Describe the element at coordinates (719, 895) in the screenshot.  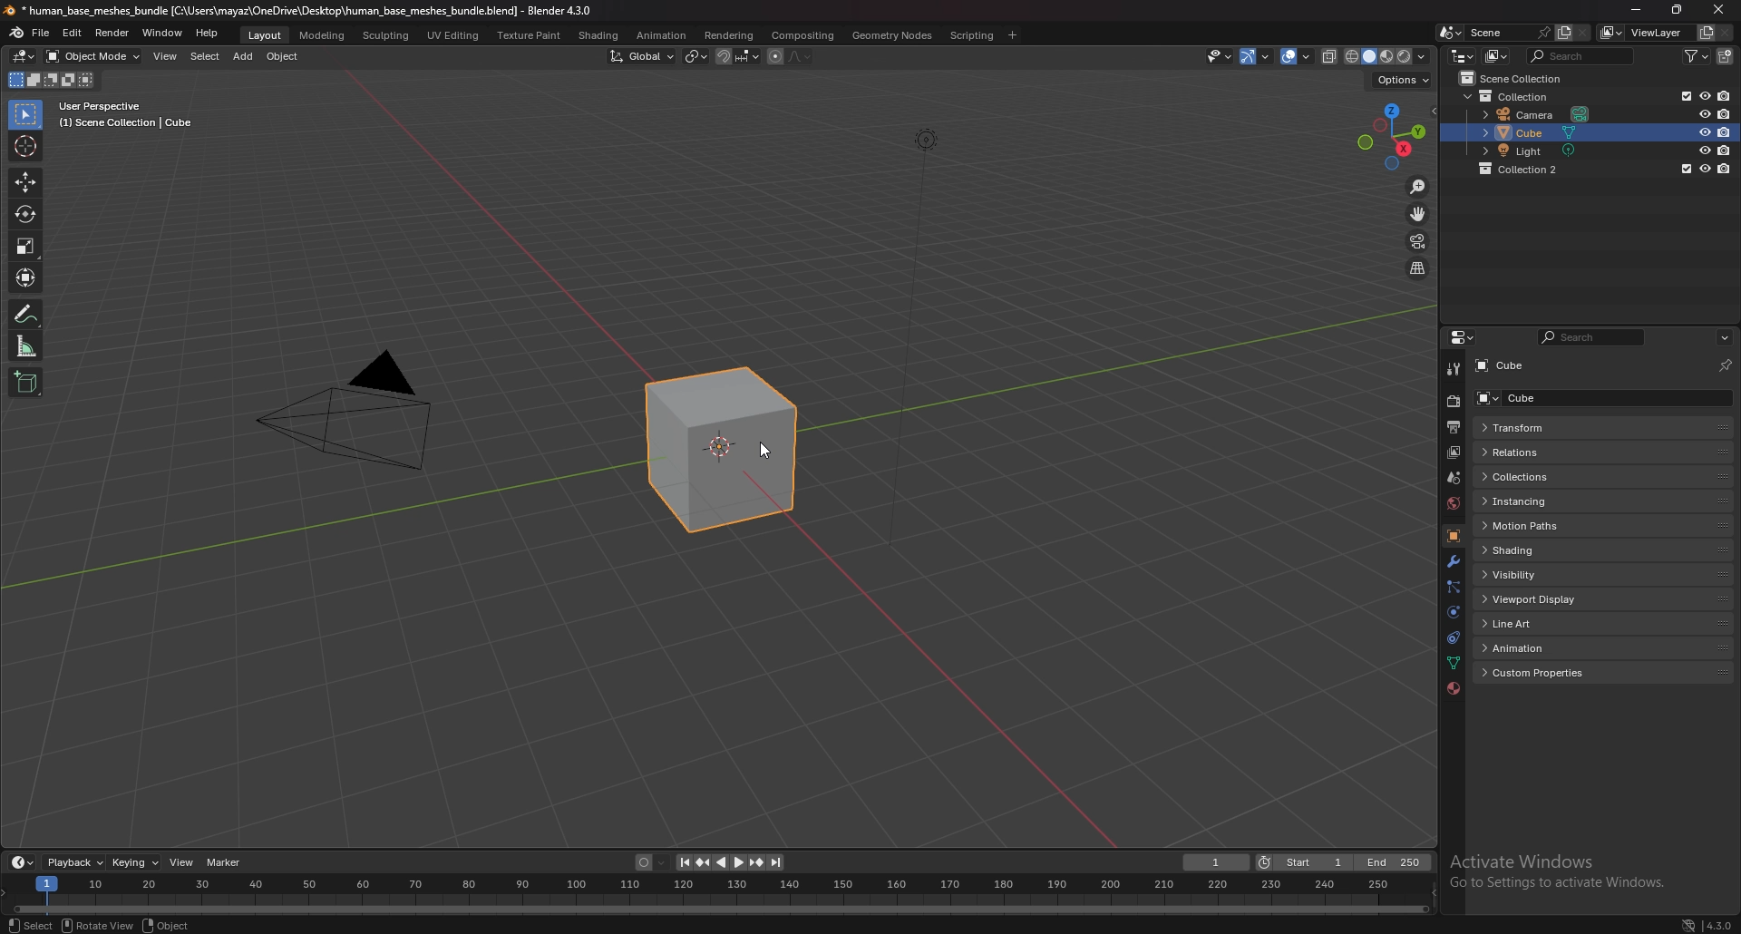
I see `seek` at that location.